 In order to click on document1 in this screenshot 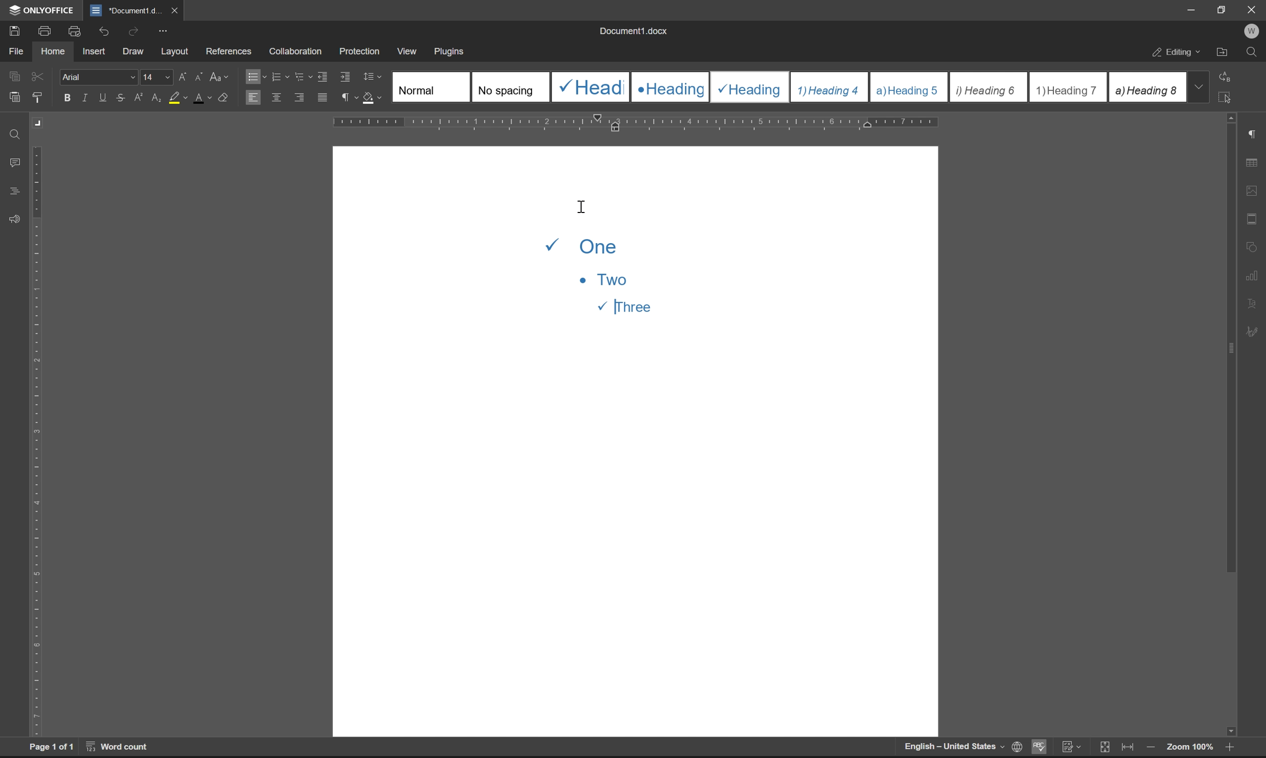, I will do `click(125, 11)`.